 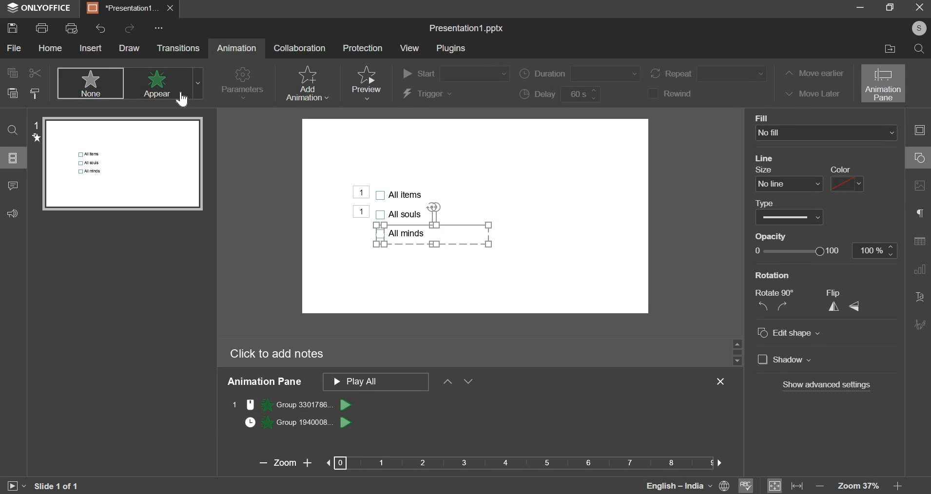 What do you see at coordinates (236, 48) in the screenshot?
I see `animation` at bounding box center [236, 48].